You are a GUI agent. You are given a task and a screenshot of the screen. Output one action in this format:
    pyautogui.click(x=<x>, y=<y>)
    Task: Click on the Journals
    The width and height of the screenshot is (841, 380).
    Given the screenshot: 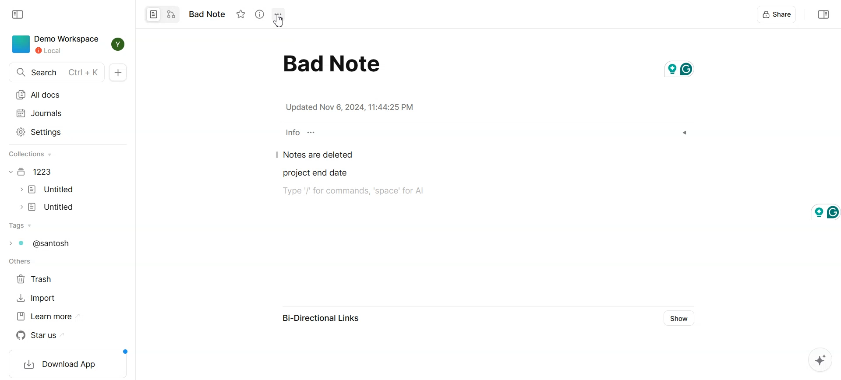 What is the action you would take?
    pyautogui.click(x=56, y=113)
    